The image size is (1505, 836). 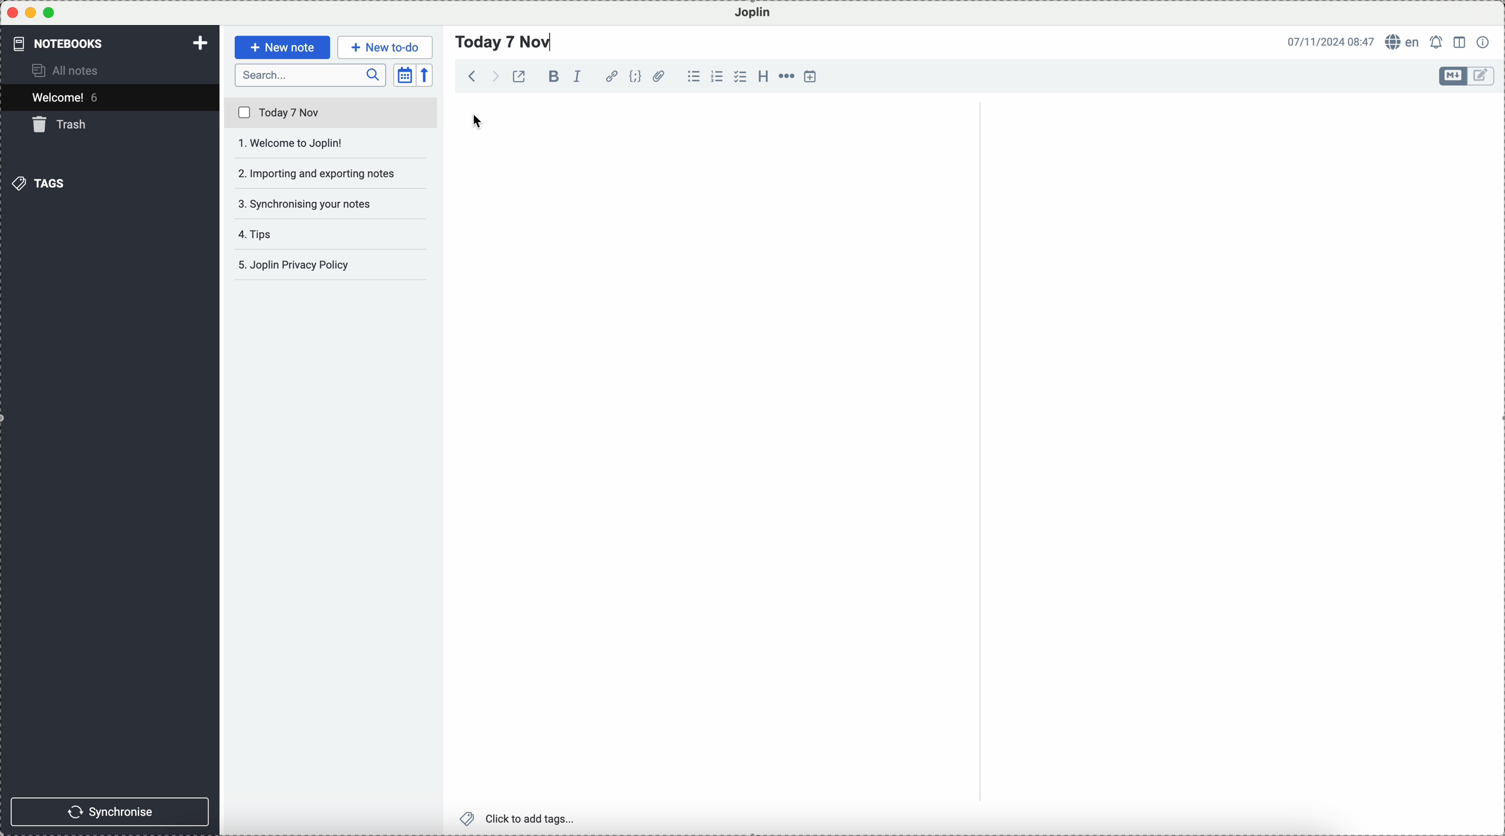 What do you see at coordinates (552, 76) in the screenshot?
I see `bold` at bounding box center [552, 76].